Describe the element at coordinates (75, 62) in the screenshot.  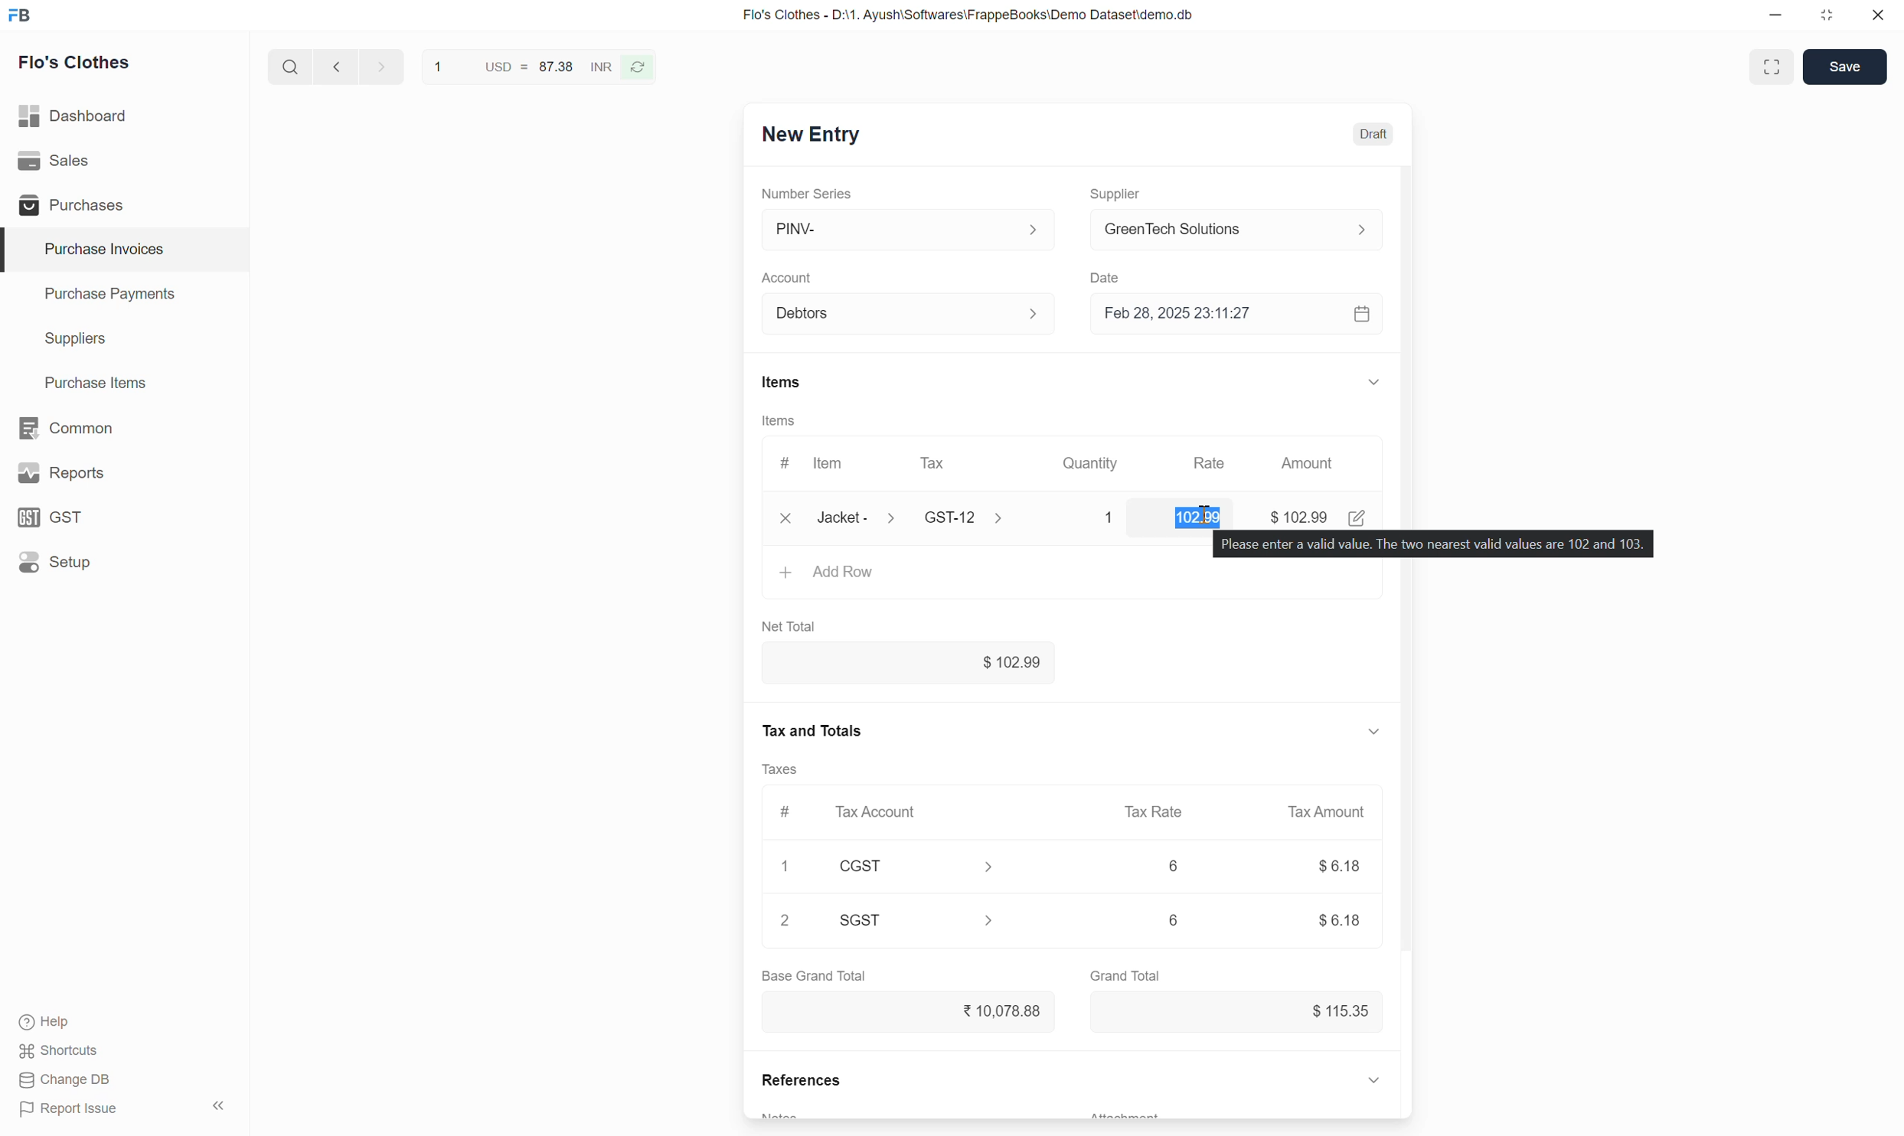
I see `Flo's Clothes` at that location.